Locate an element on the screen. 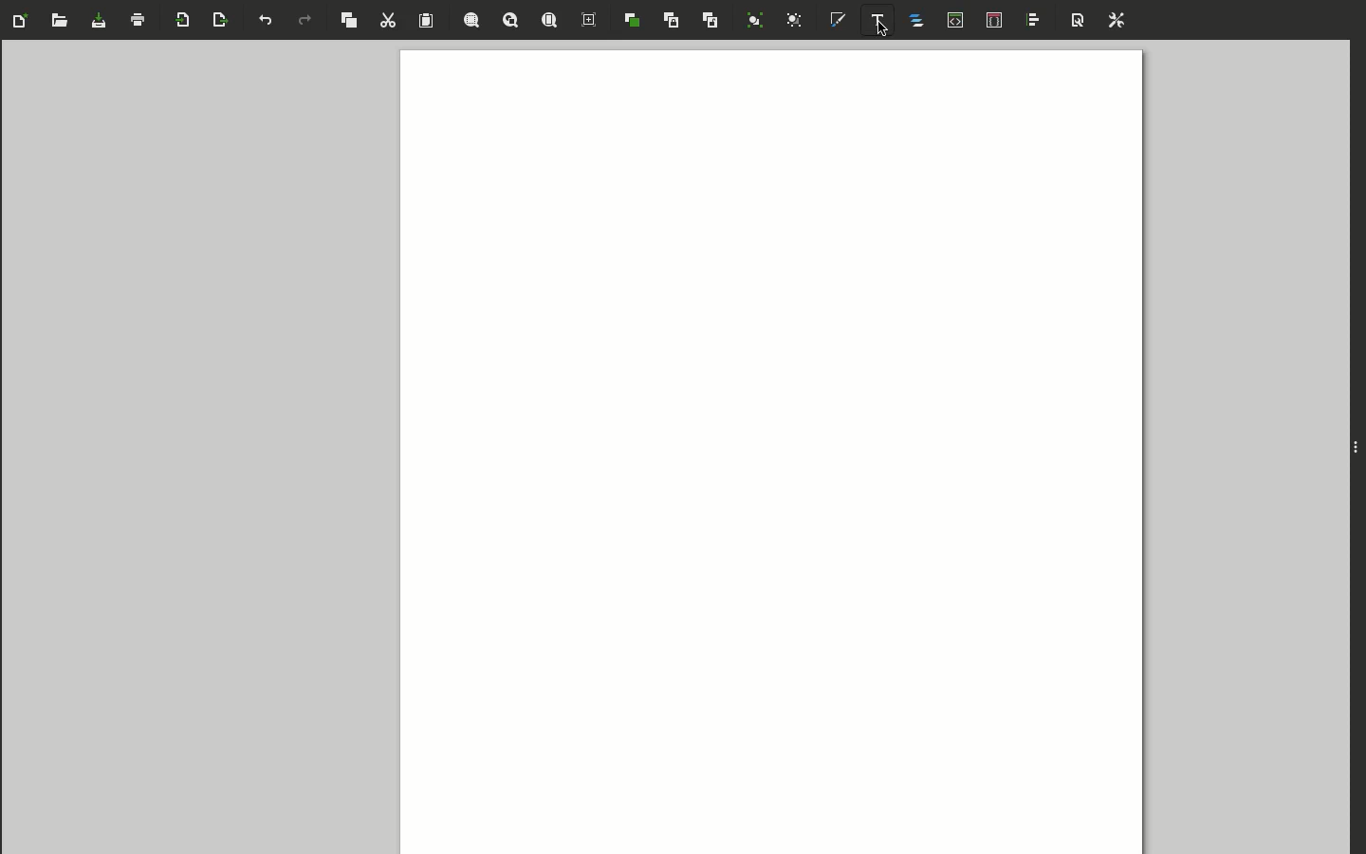 Image resolution: width=1366 pixels, height=854 pixels. XML editor is located at coordinates (956, 23).